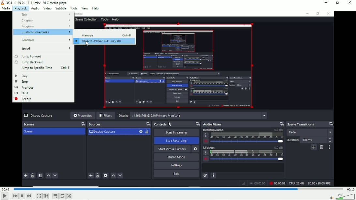 Image resolution: width=356 pixels, height=200 pixels. What do you see at coordinates (22, 76) in the screenshot?
I see `Play` at bounding box center [22, 76].